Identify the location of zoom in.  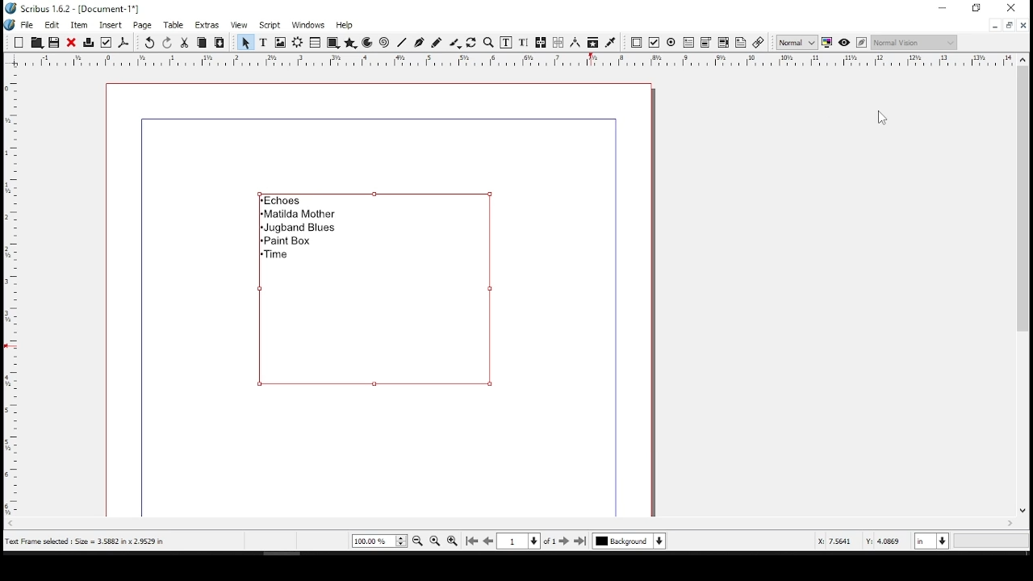
(451, 542).